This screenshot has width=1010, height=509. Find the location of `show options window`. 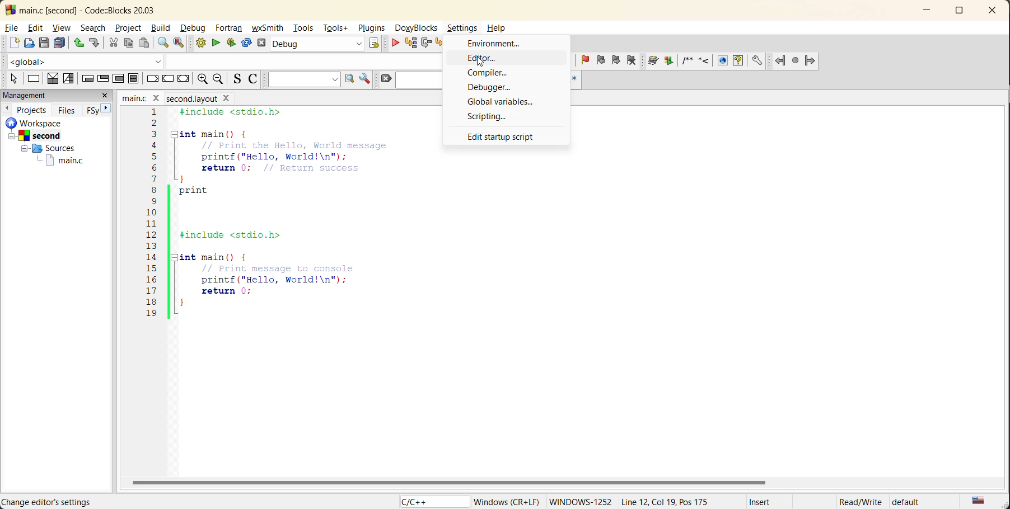

show options window is located at coordinates (366, 79).